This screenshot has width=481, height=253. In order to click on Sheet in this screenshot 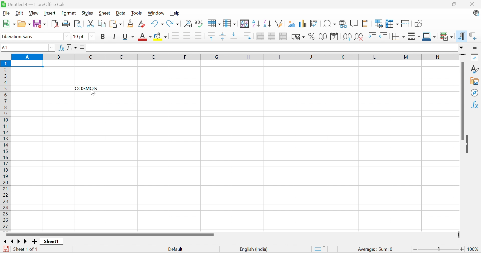, I will do `click(104, 13)`.